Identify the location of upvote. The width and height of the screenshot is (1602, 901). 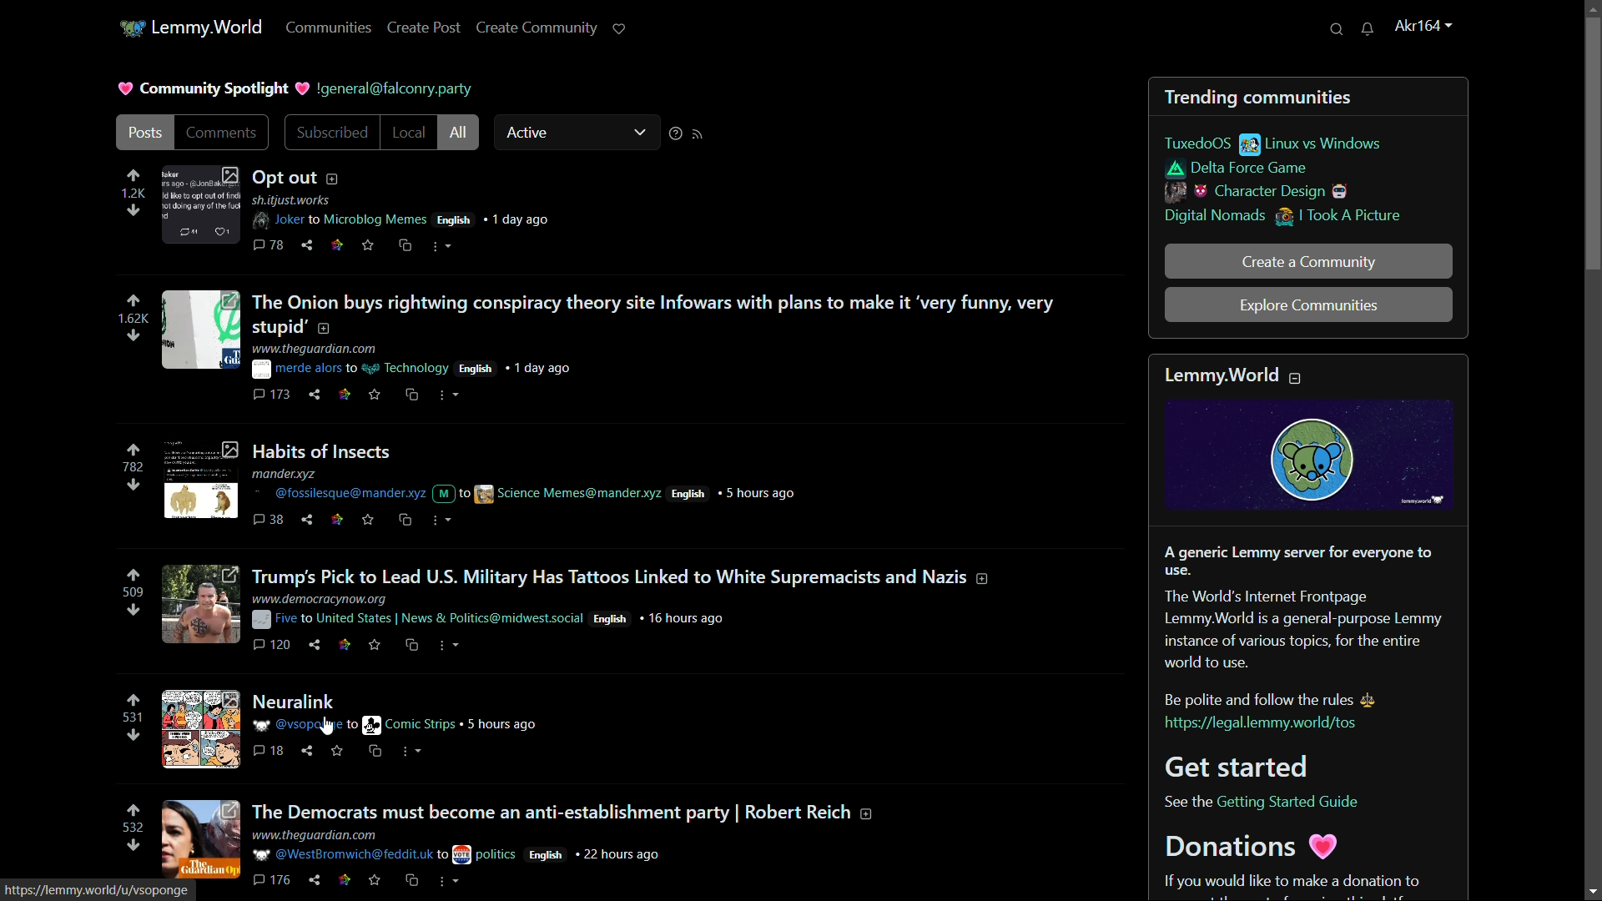
(133, 576).